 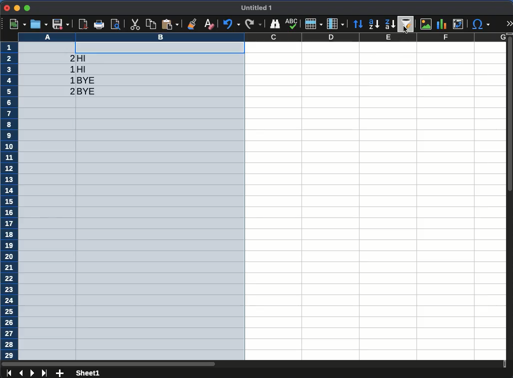 I want to click on pdf viewer, so click(x=117, y=24).